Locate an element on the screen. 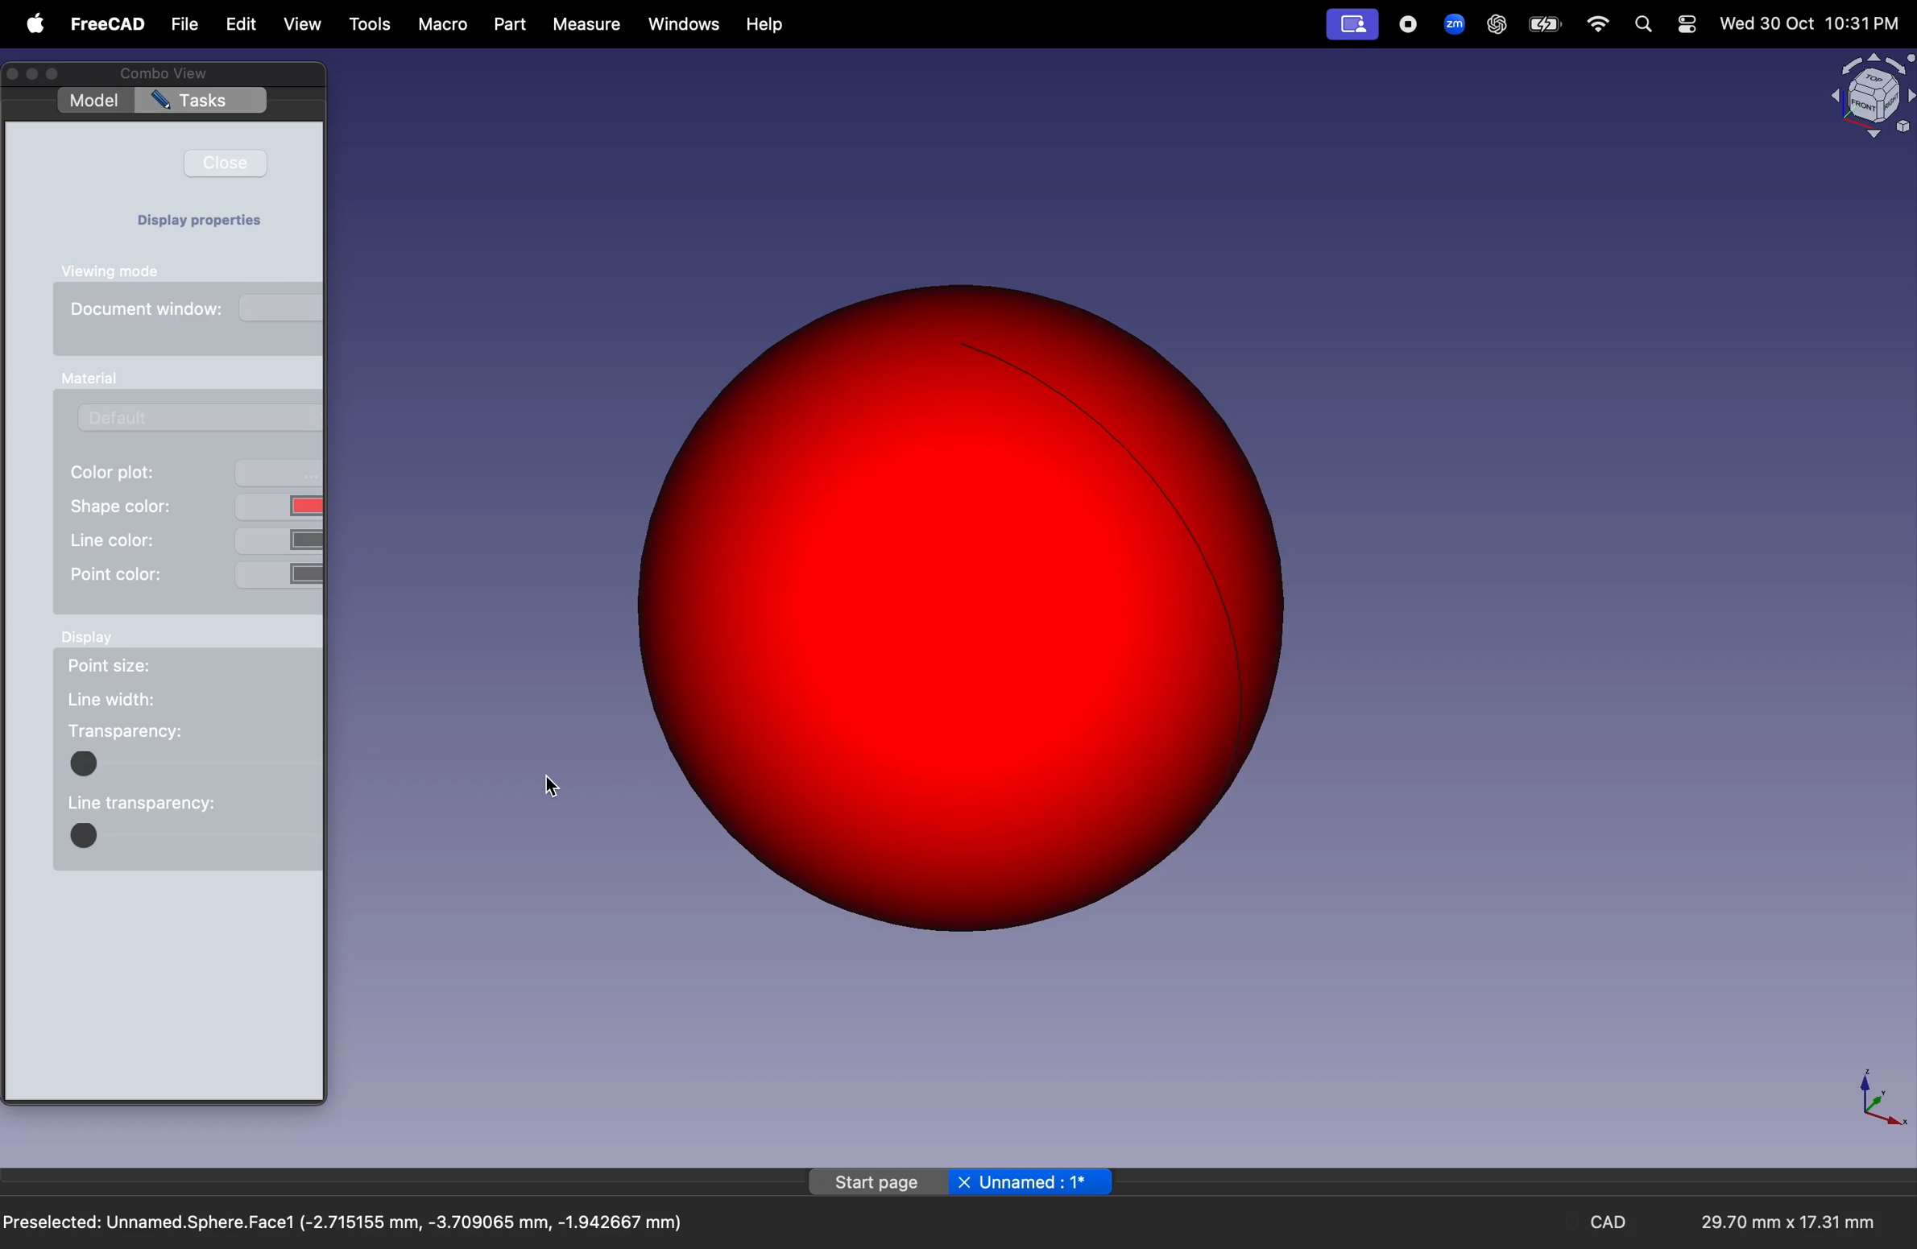 The image size is (1917, 1249). point color is located at coordinates (193, 574).